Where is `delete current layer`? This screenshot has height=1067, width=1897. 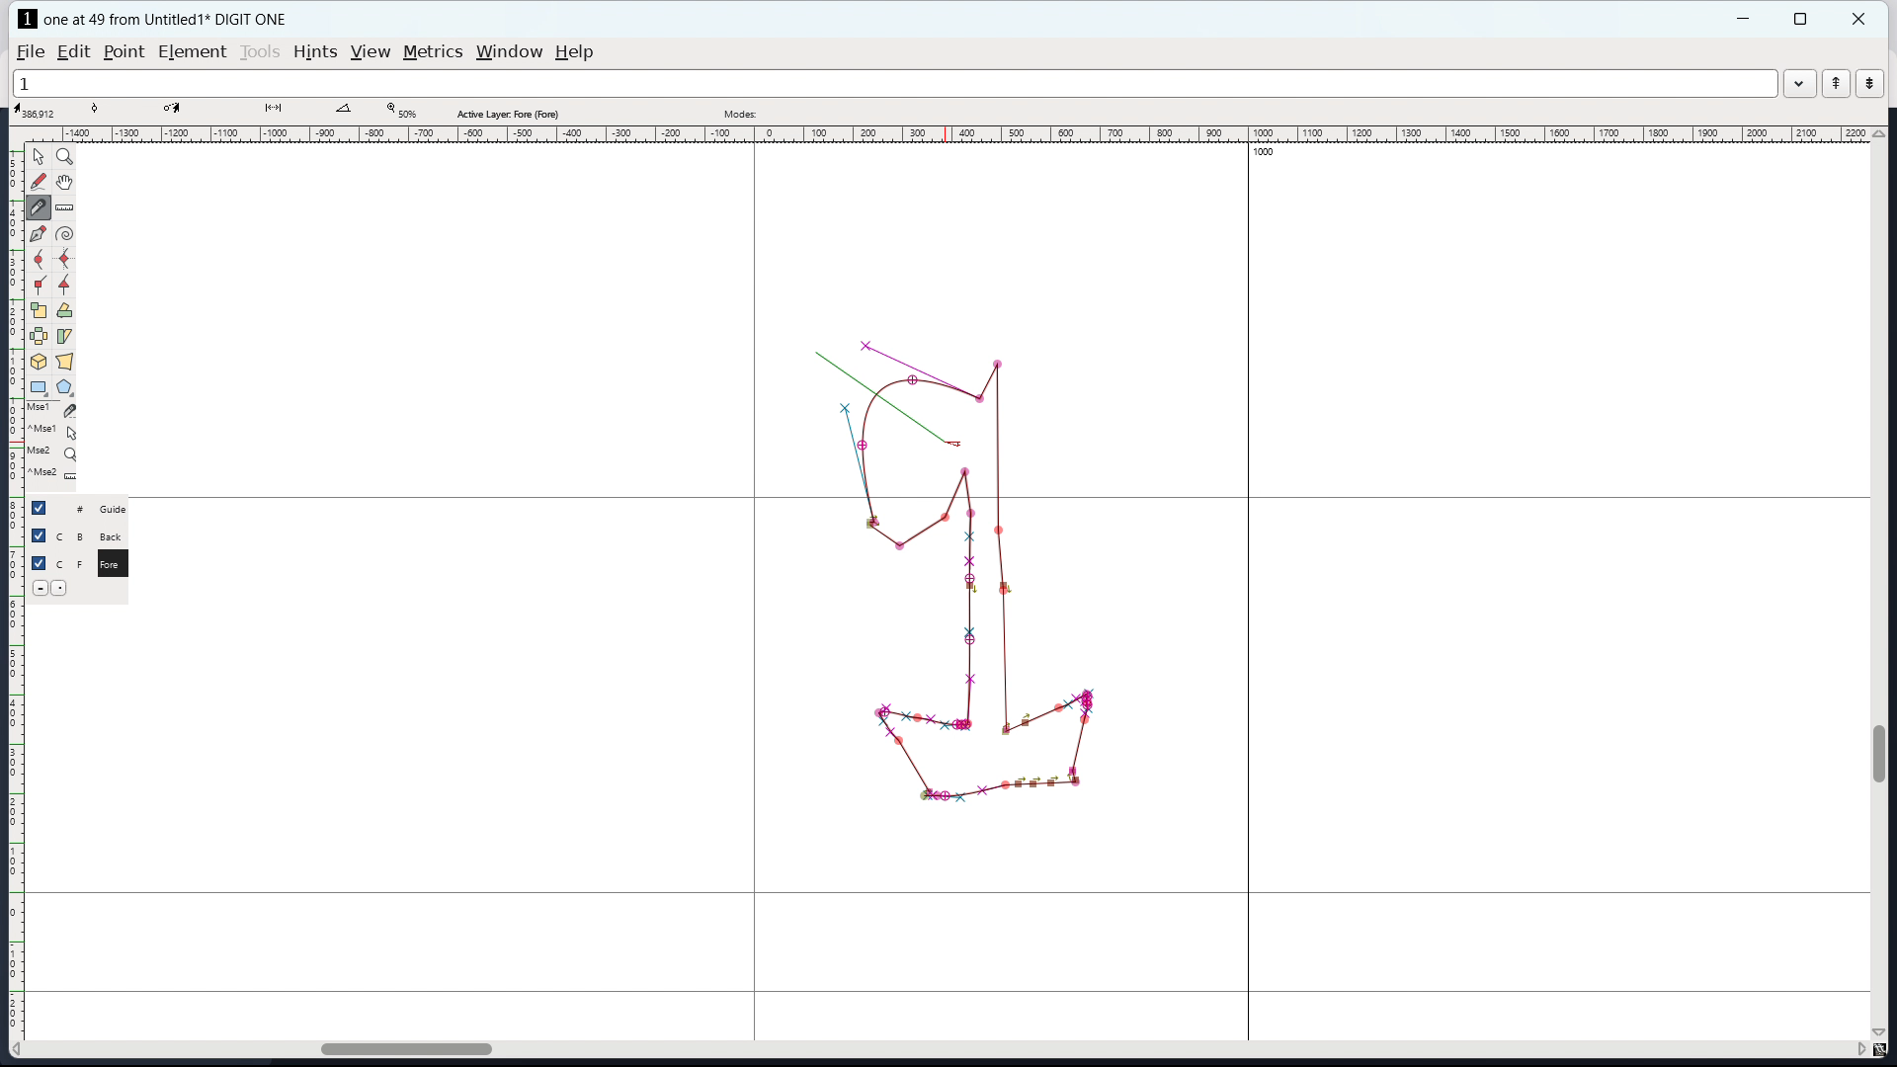
delete current layer is located at coordinates (40, 587).